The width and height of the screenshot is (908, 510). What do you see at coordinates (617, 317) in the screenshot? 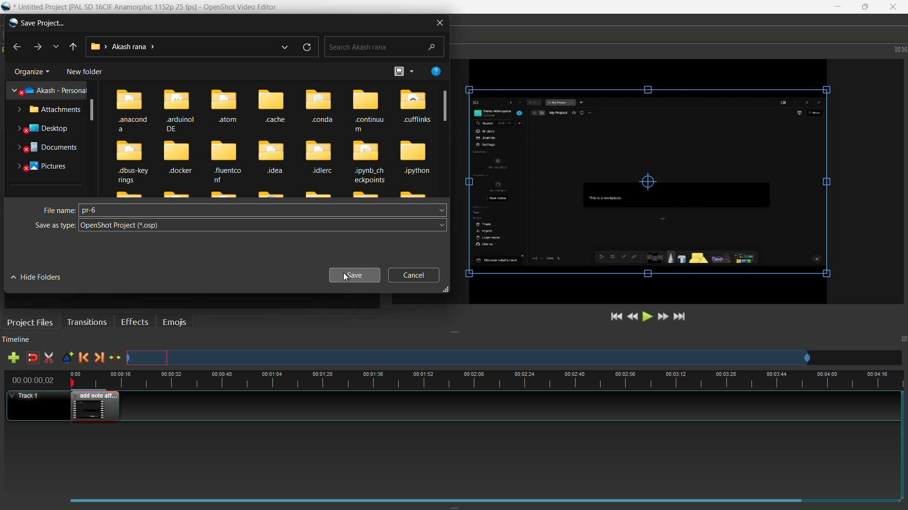
I see `jump to start` at bounding box center [617, 317].